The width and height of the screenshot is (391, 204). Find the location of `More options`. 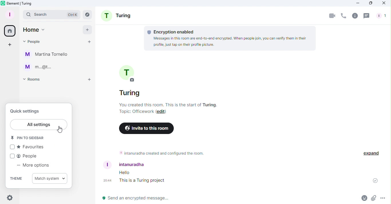

More options is located at coordinates (38, 165).